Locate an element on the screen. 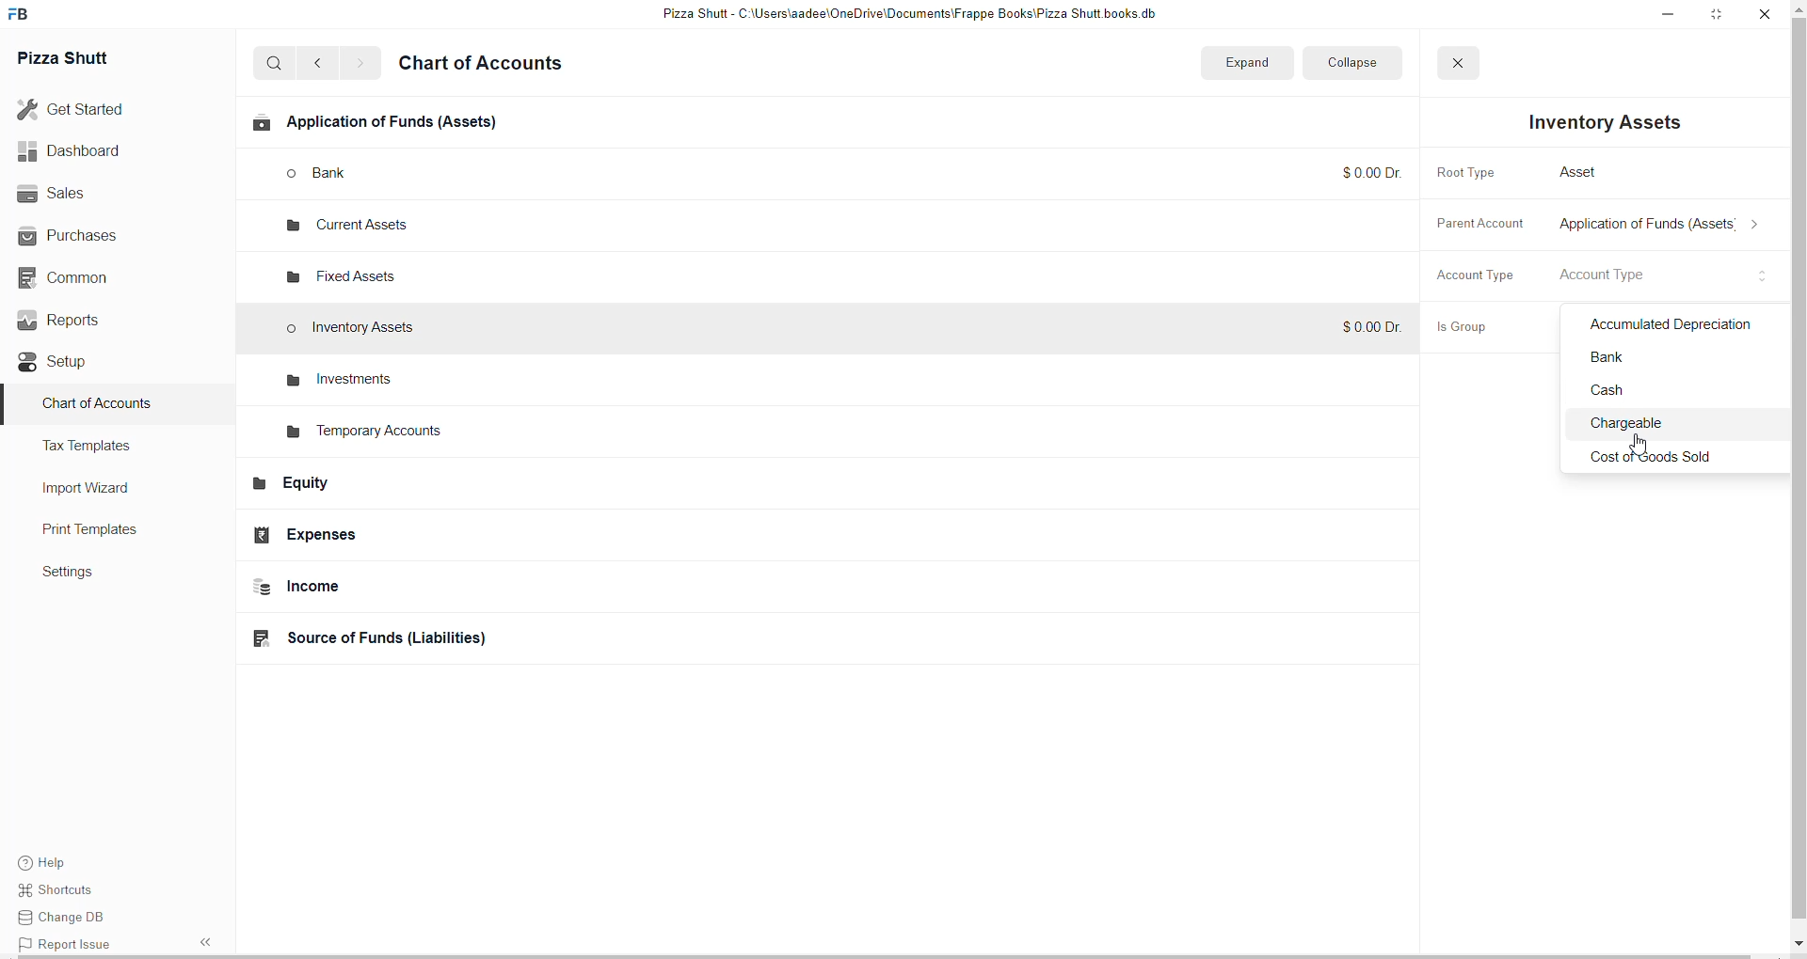 The image size is (1807, 959). Pizza Shutt - C:\Users\aadee\OneDrive\Documents|\Frappe Books\Pizza Shutt books.db is located at coordinates (917, 15).